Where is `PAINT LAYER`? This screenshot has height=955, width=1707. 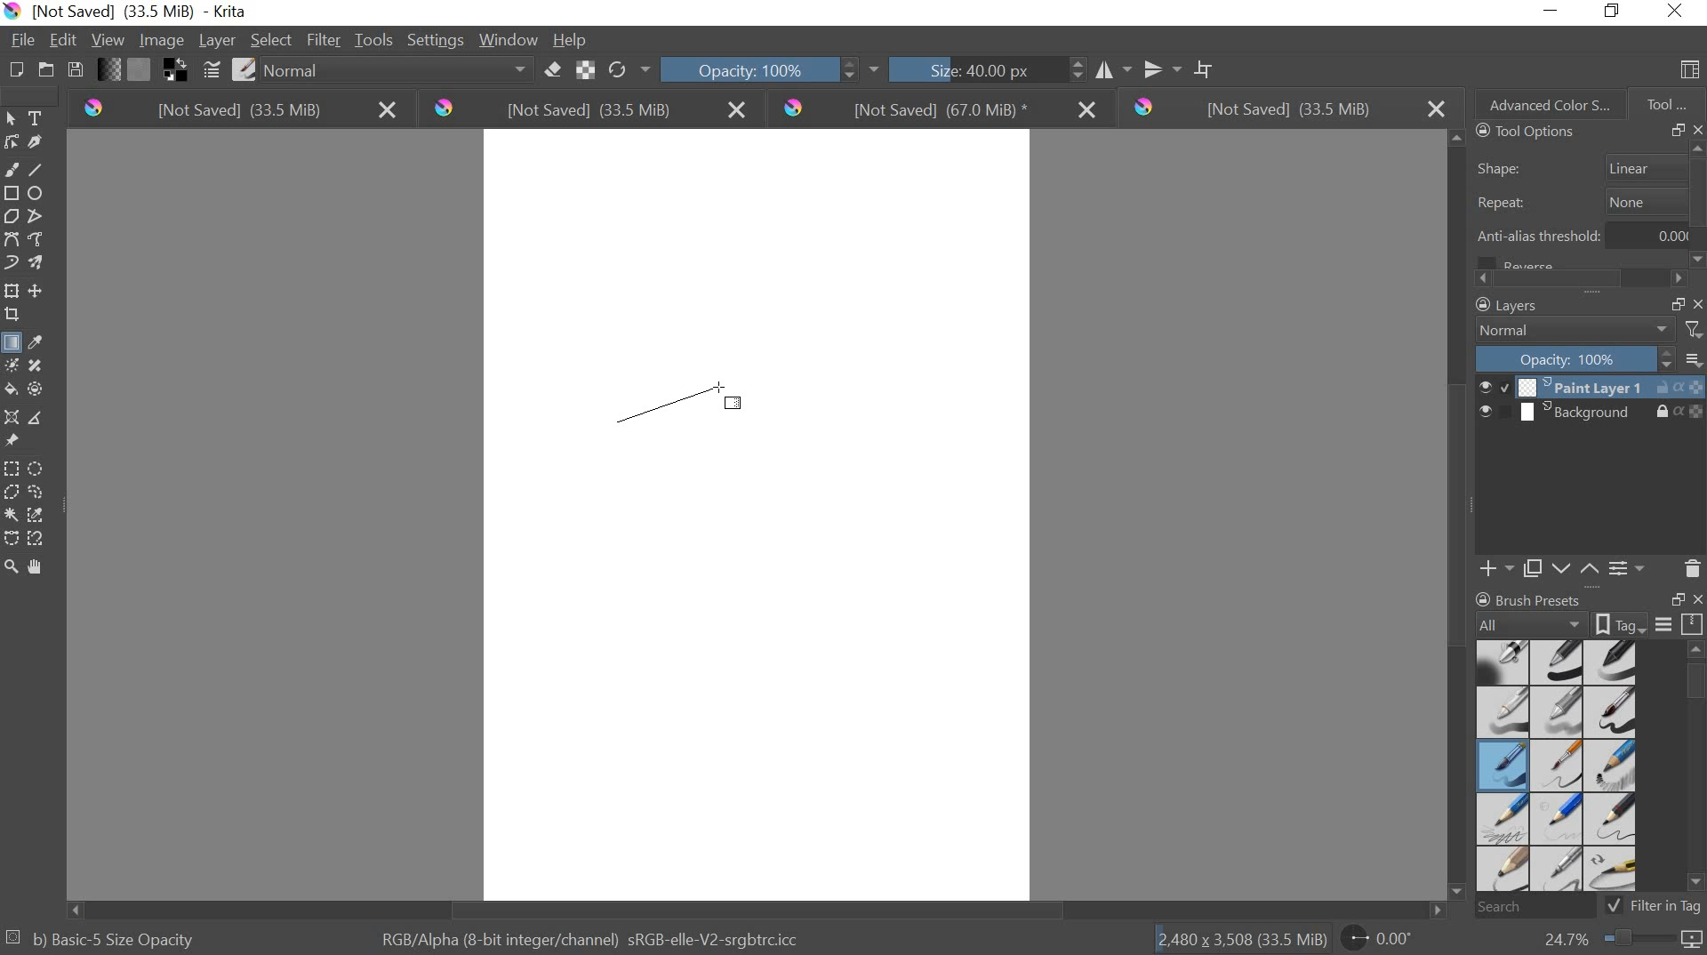
PAINT LAYER is located at coordinates (1591, 387).